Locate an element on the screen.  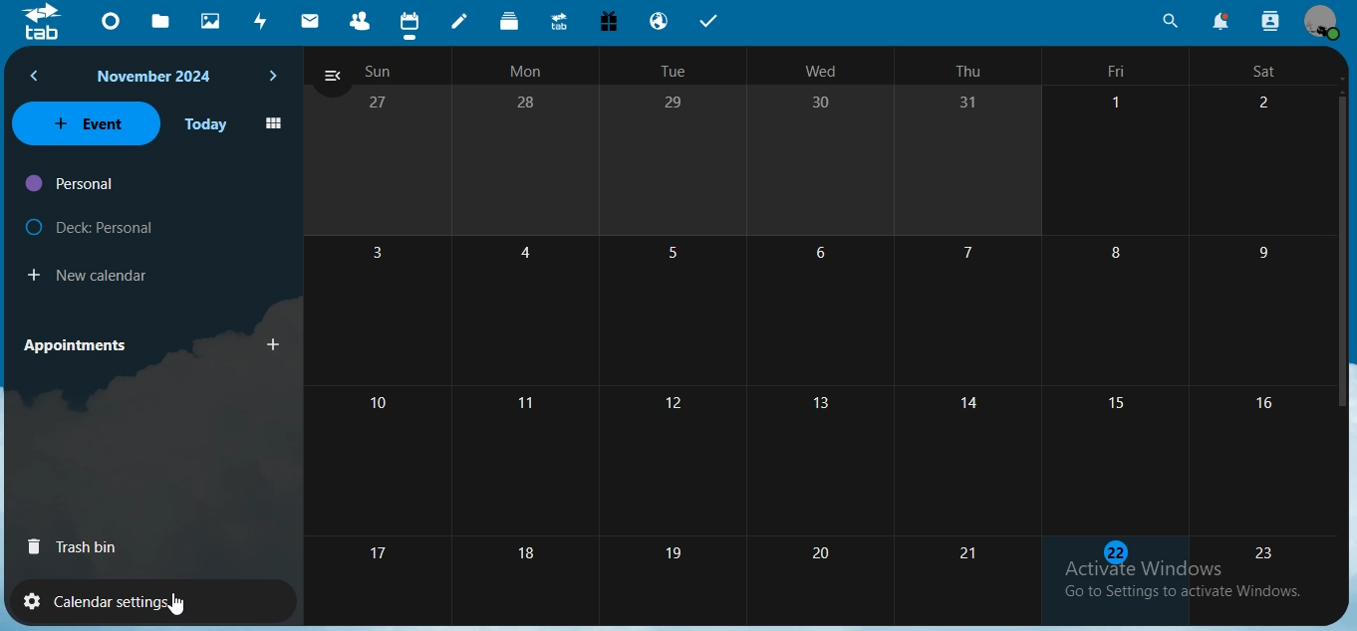
scrollbar is located at coordinates (1343, 249).